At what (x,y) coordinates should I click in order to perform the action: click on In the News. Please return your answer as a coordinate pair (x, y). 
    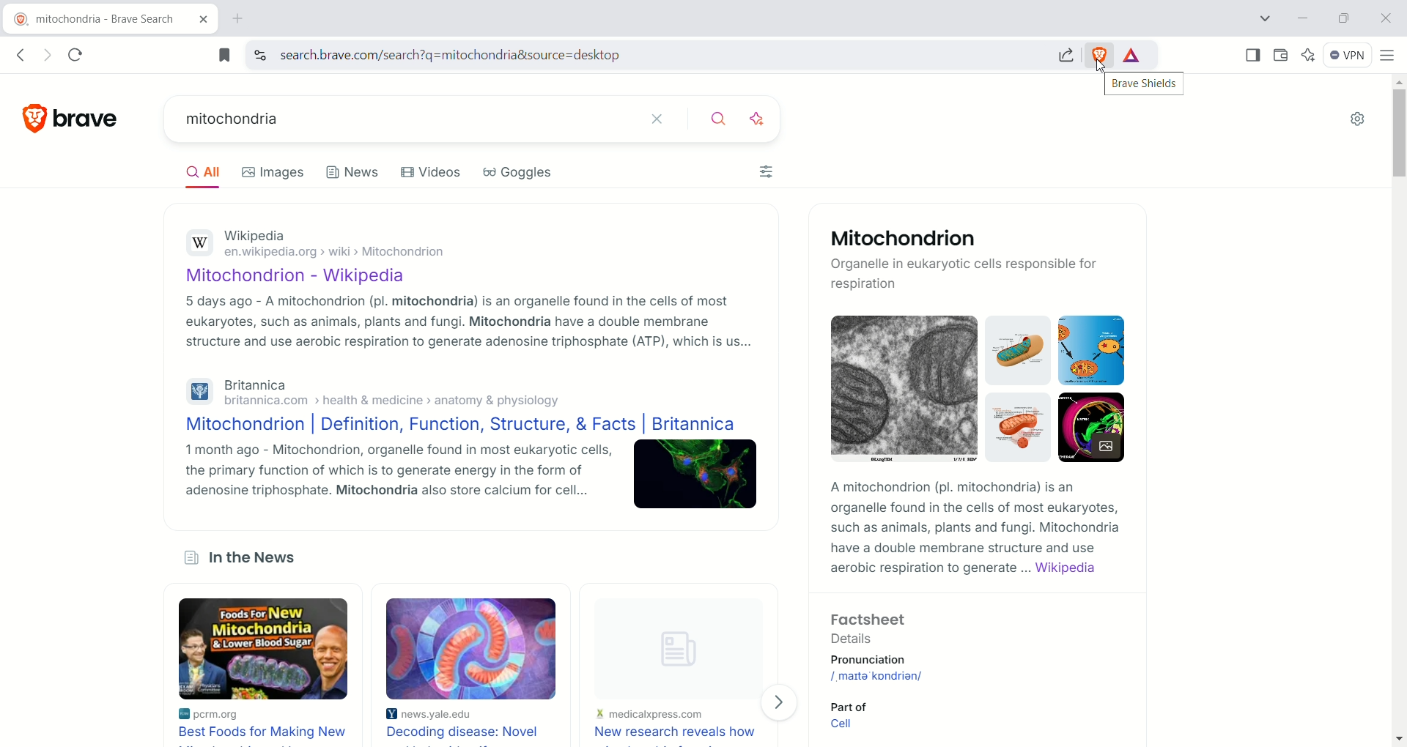
    Looking at the image, I should click on (253, 559).